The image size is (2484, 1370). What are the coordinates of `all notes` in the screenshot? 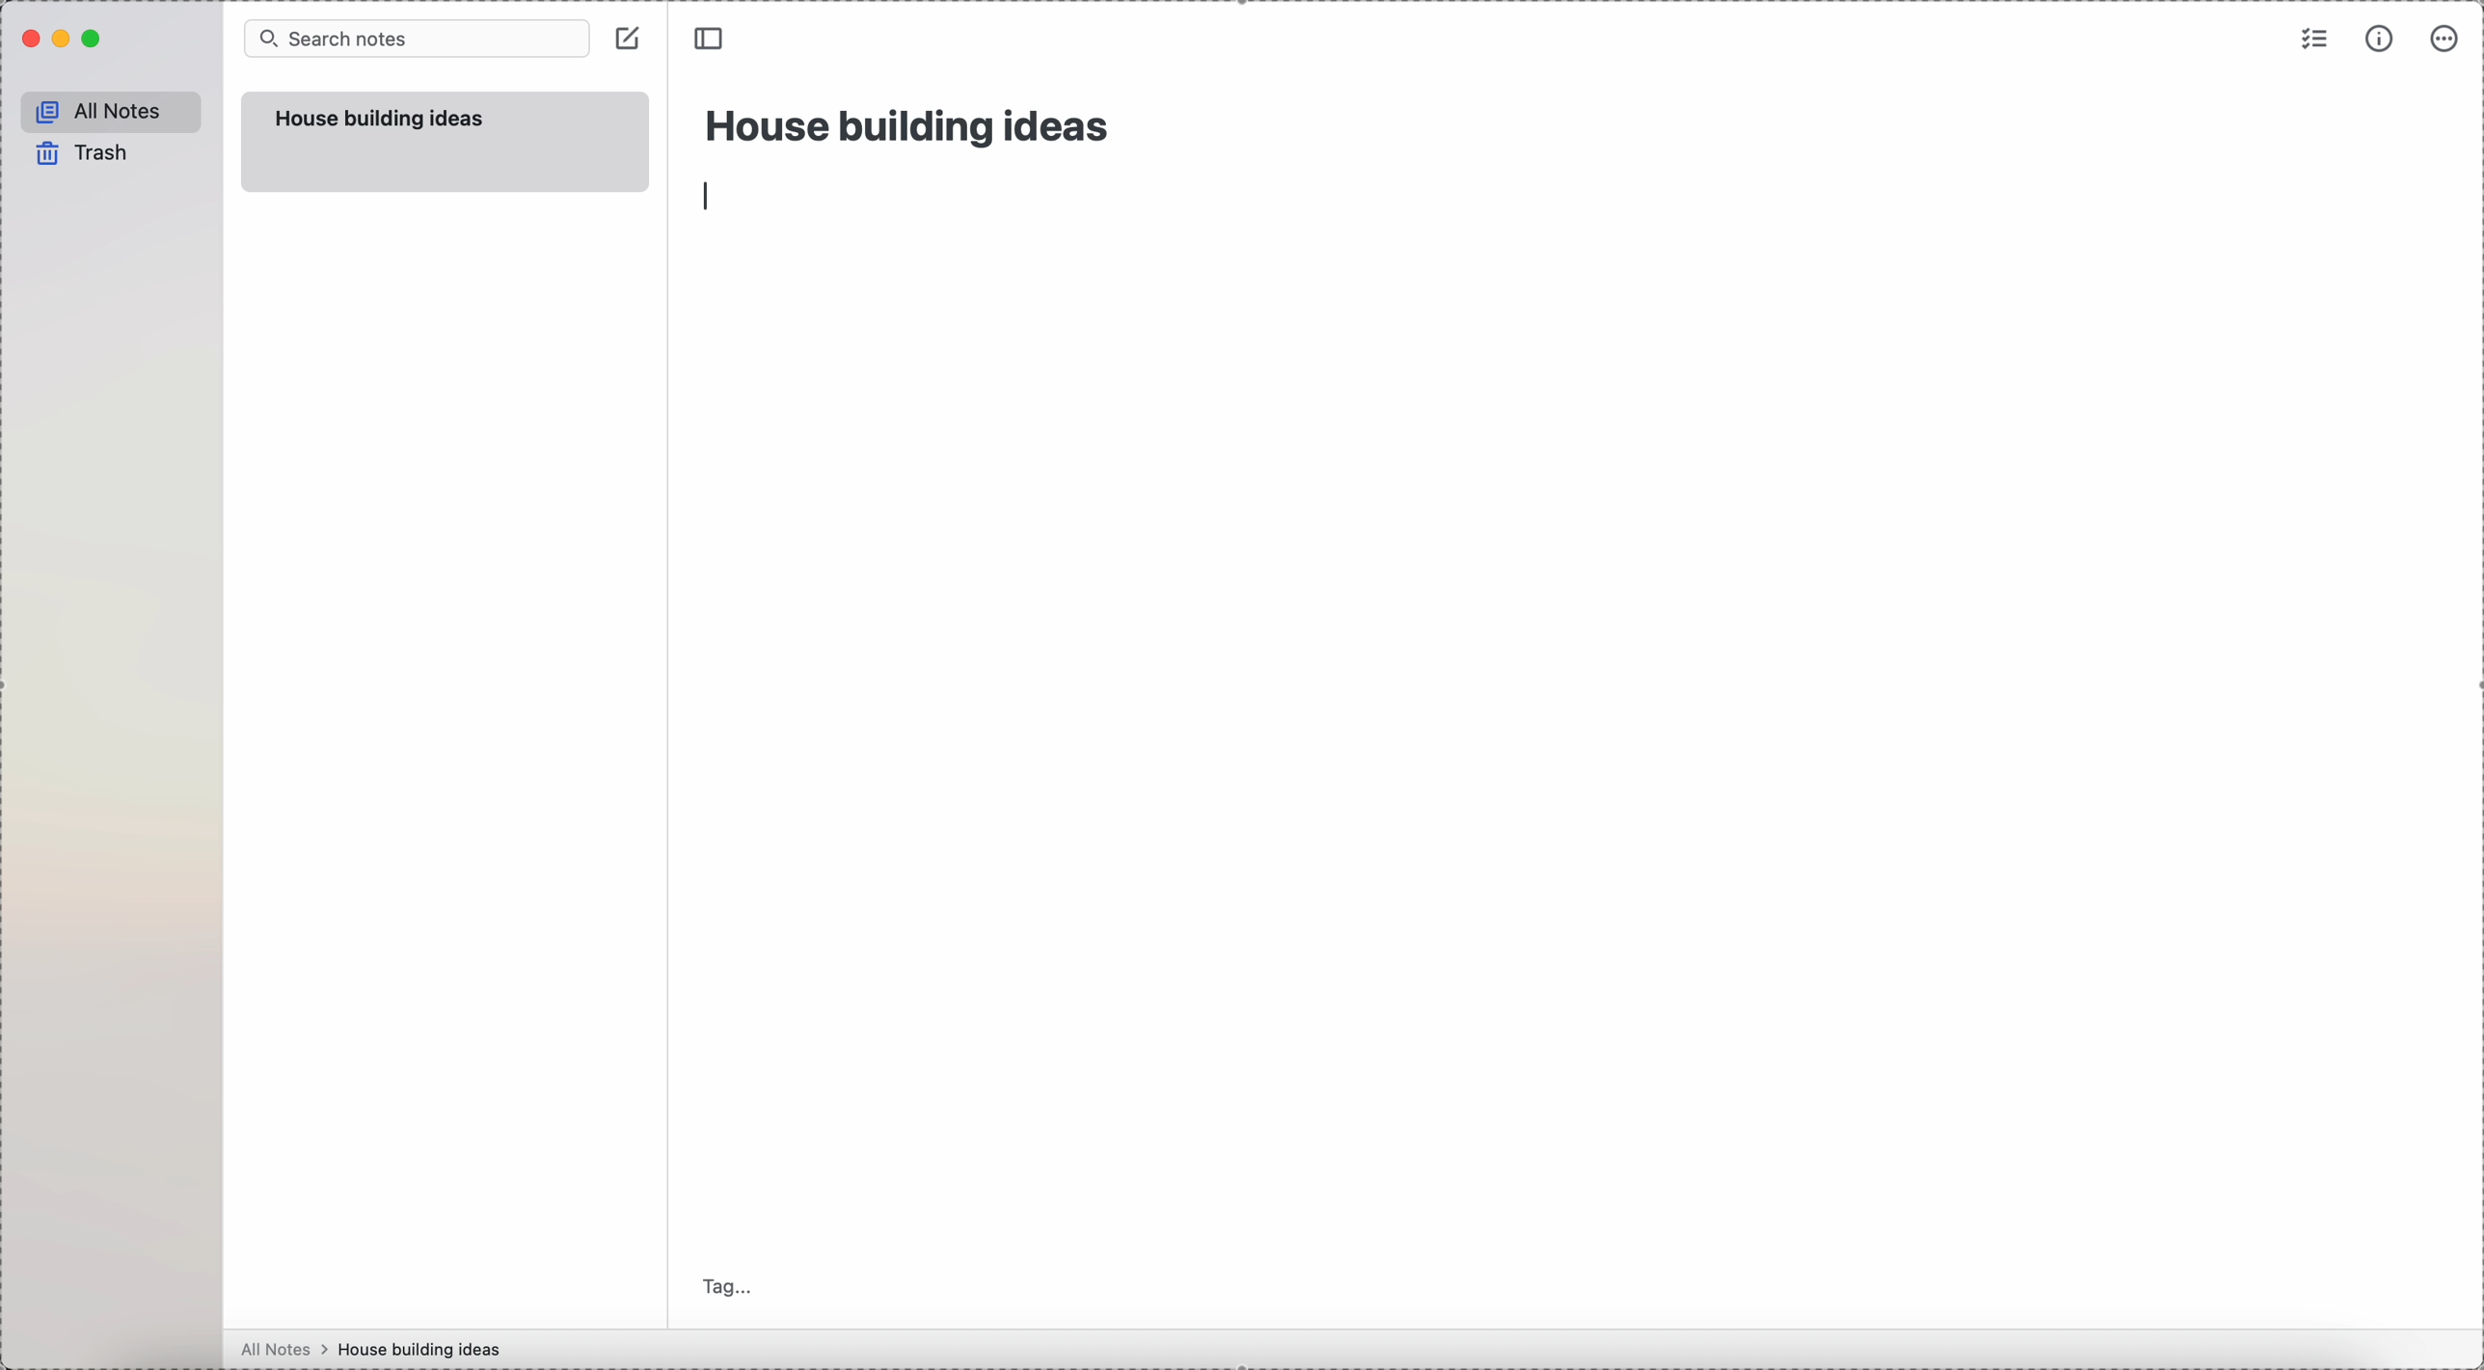 It's located at (284, 1350).